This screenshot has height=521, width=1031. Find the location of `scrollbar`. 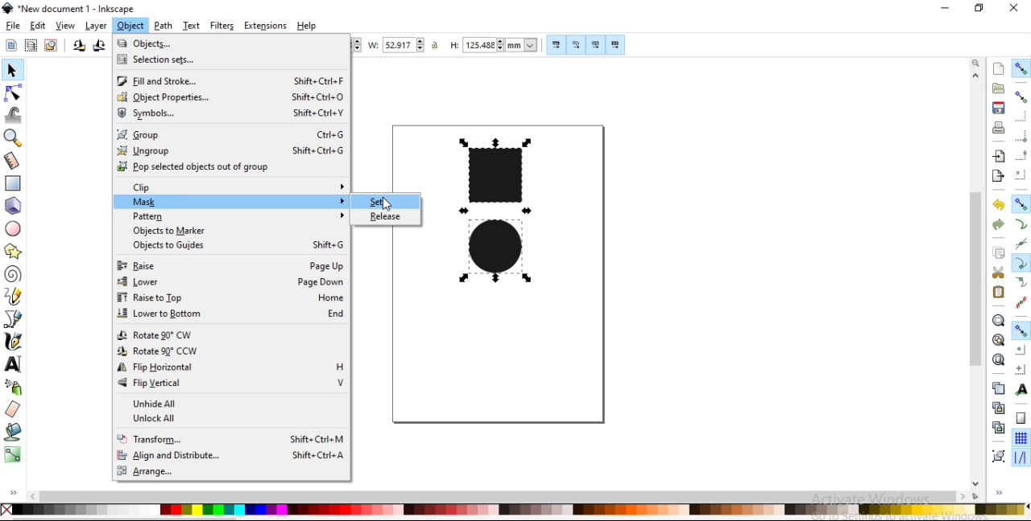

scrollbar is located at coordinates (498, 495).